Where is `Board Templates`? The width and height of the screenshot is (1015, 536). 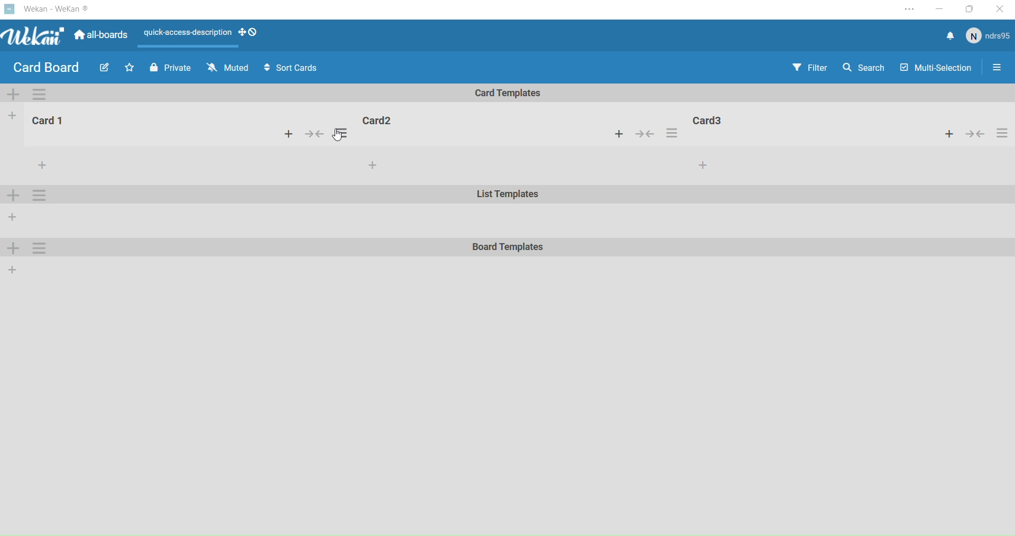 Board Templates is located at coordinates (506, 248).